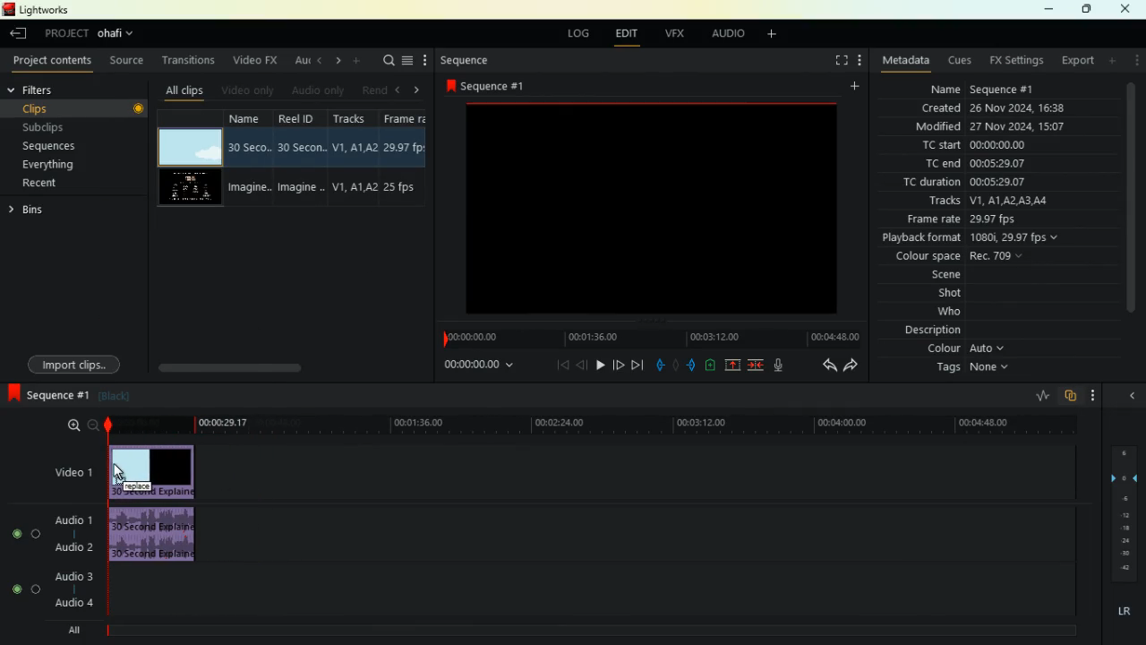  I want to click on name, so click(947, 90).